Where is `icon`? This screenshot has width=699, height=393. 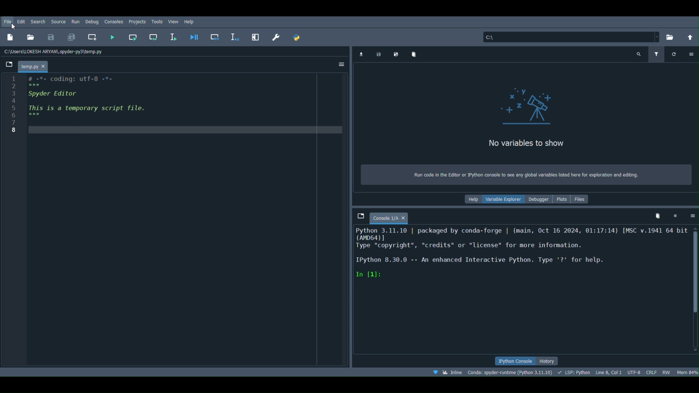
icon is located at coordinates (521, 105).